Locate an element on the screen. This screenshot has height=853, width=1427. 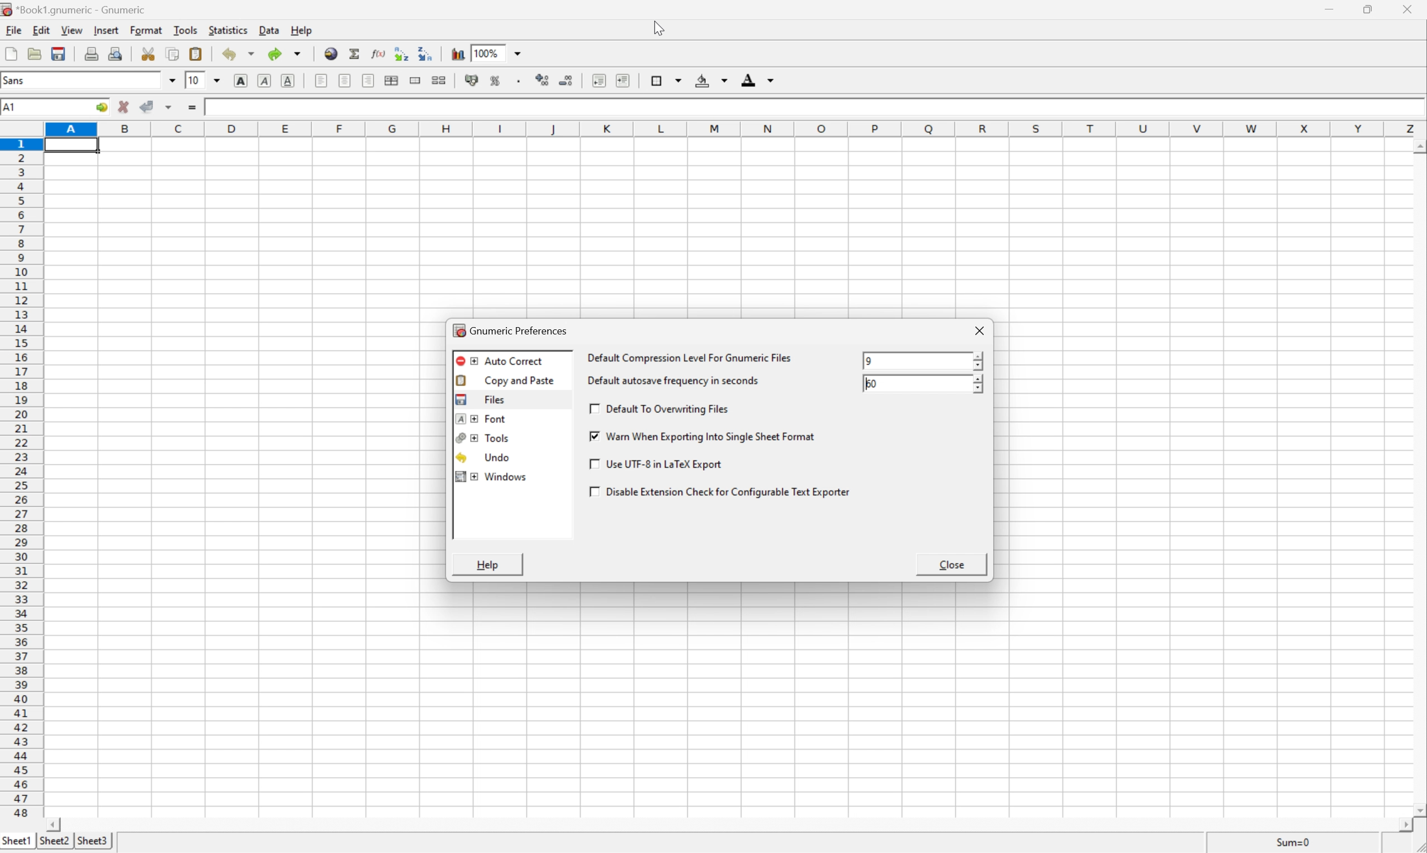
decrease numbers of decimals displayed is located at coordinates (569, 79).